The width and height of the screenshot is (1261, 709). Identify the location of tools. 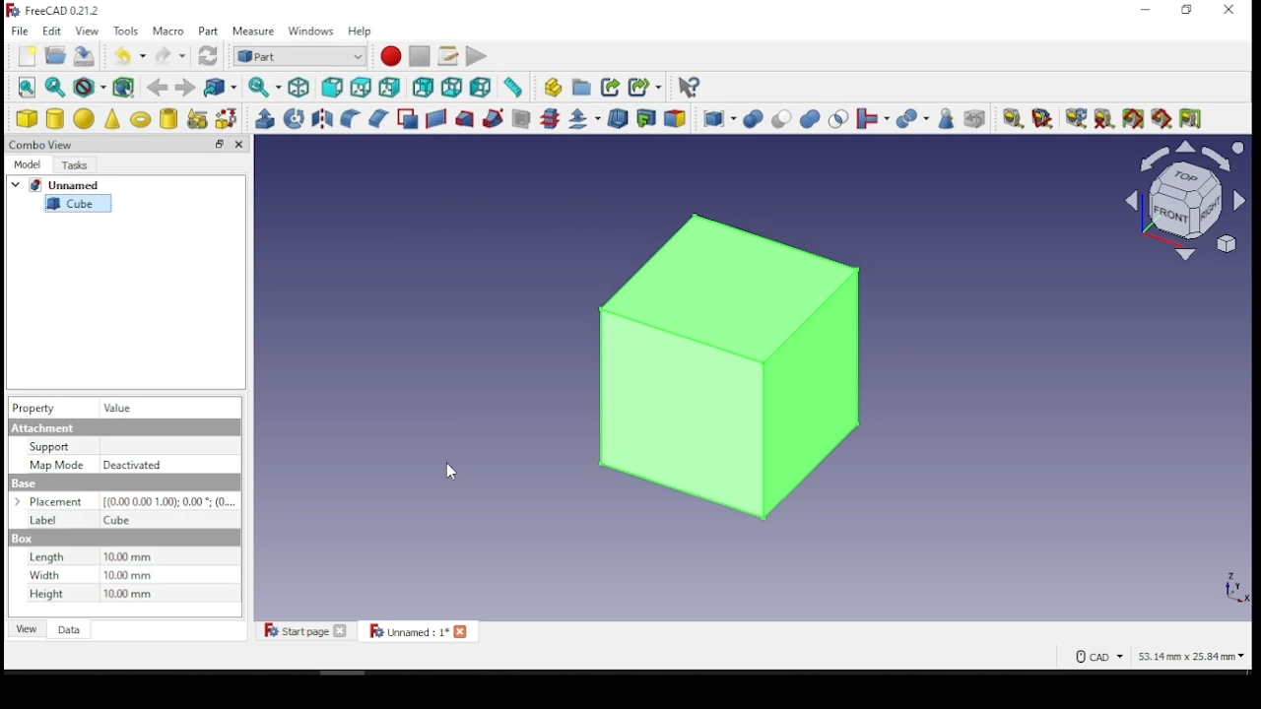
(128, 32).